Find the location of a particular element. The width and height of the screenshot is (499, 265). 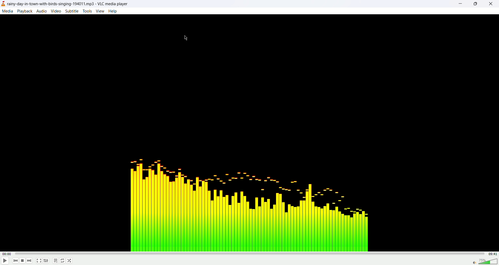

close is located at coordinates (493, 4).